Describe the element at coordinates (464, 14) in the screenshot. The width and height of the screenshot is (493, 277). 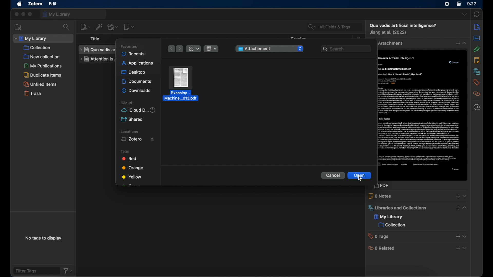
I see `dropdown menu` at that location.